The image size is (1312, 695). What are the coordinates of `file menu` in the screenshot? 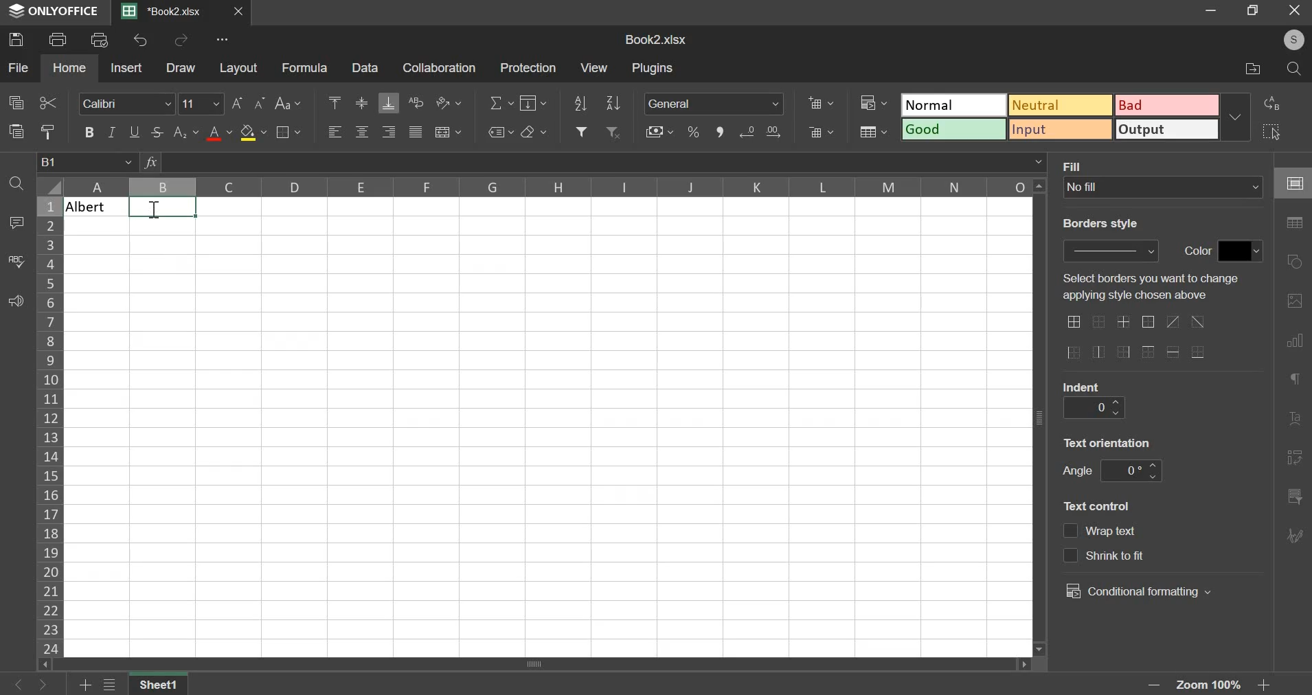 It's located at (111, 685).